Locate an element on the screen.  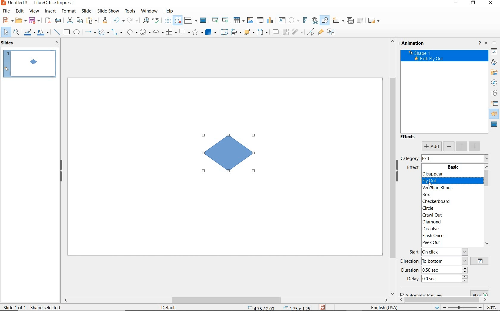
remove effect is located at coordinates (449, 147).